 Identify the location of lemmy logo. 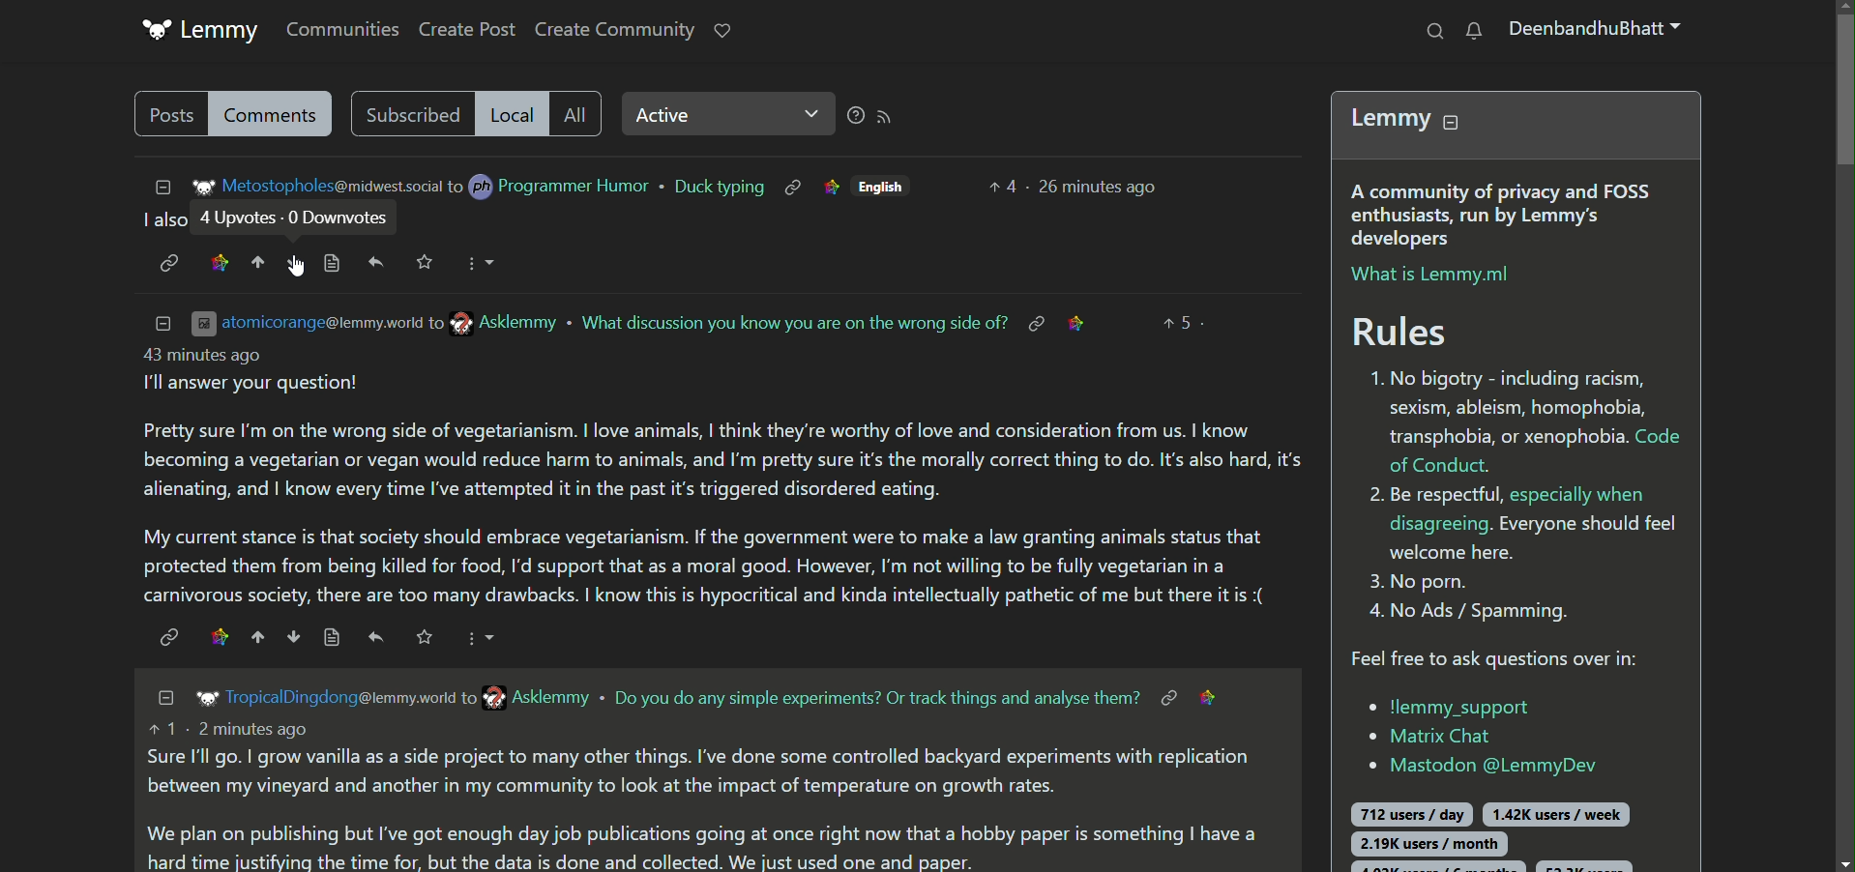
(201, 31).